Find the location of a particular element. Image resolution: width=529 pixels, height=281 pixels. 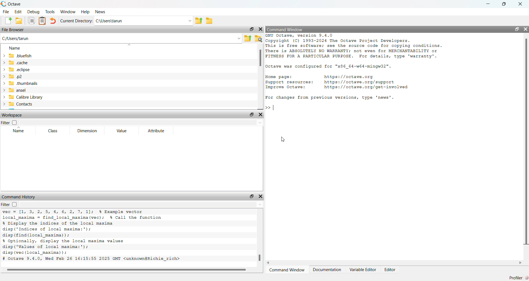

News is located at coordinates (100, 12).